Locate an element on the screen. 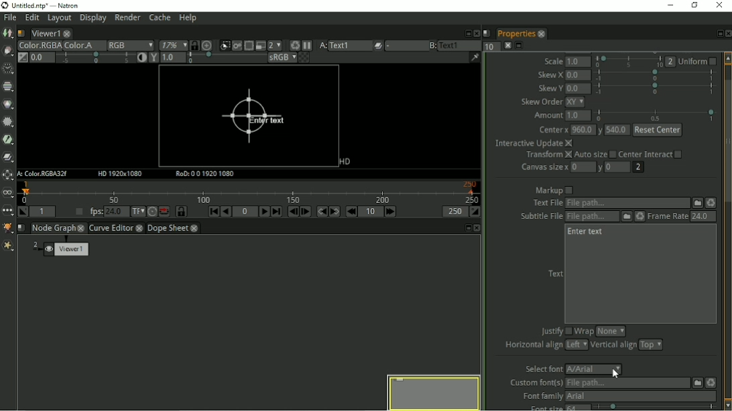 This screenshot has height=411, width=732. Keyboard shortcut is located at coordinates (293, 45).